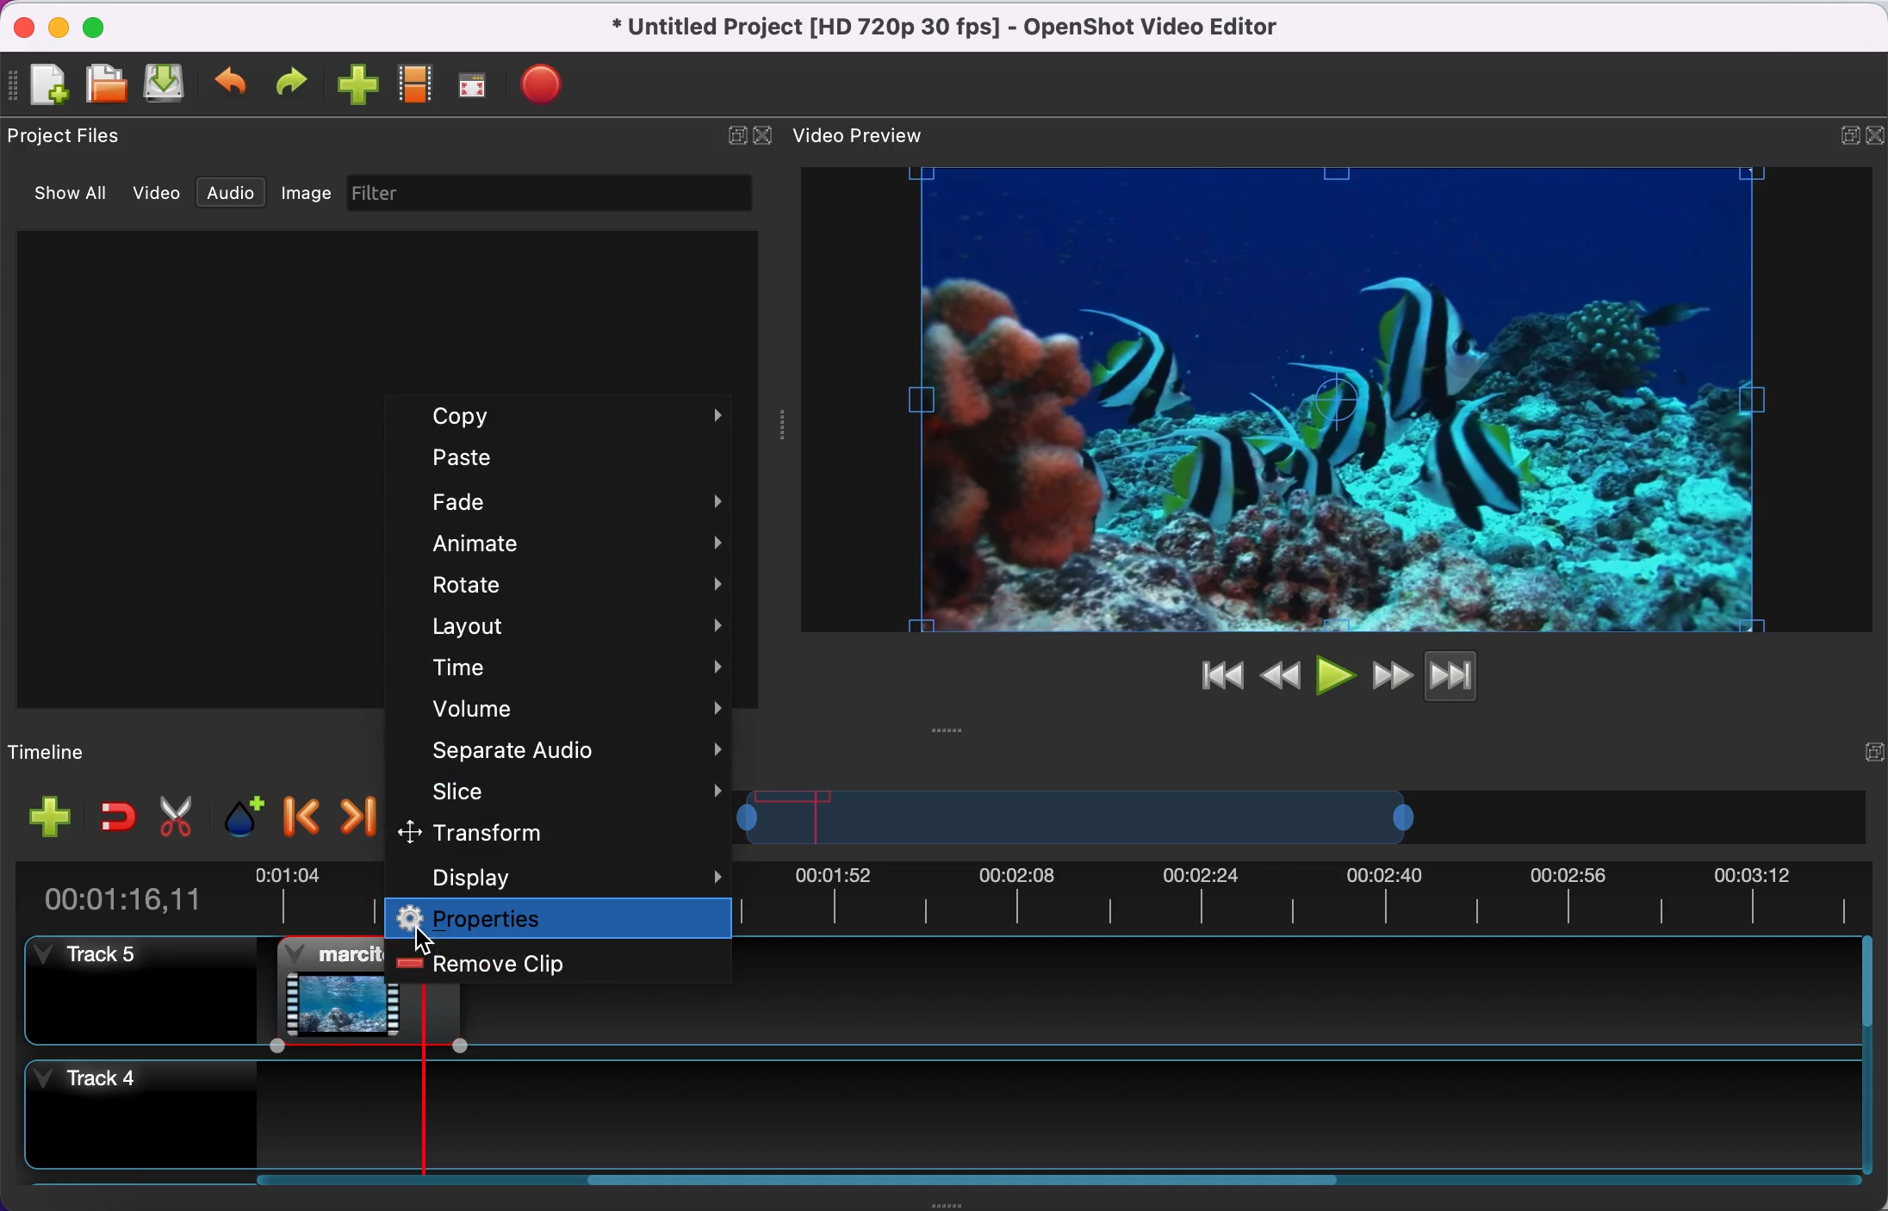 The image size is (1888, 1211). I want to click on track 5, so click(136, 989).